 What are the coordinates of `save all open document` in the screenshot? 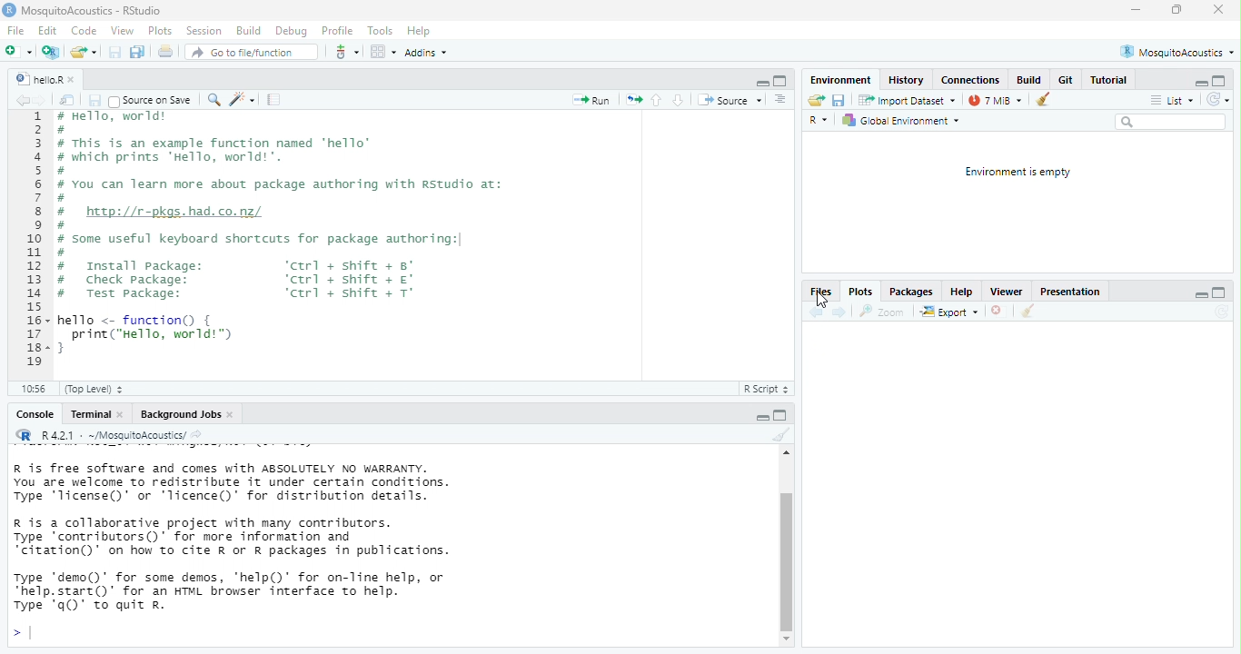 It's located at (139, 52).